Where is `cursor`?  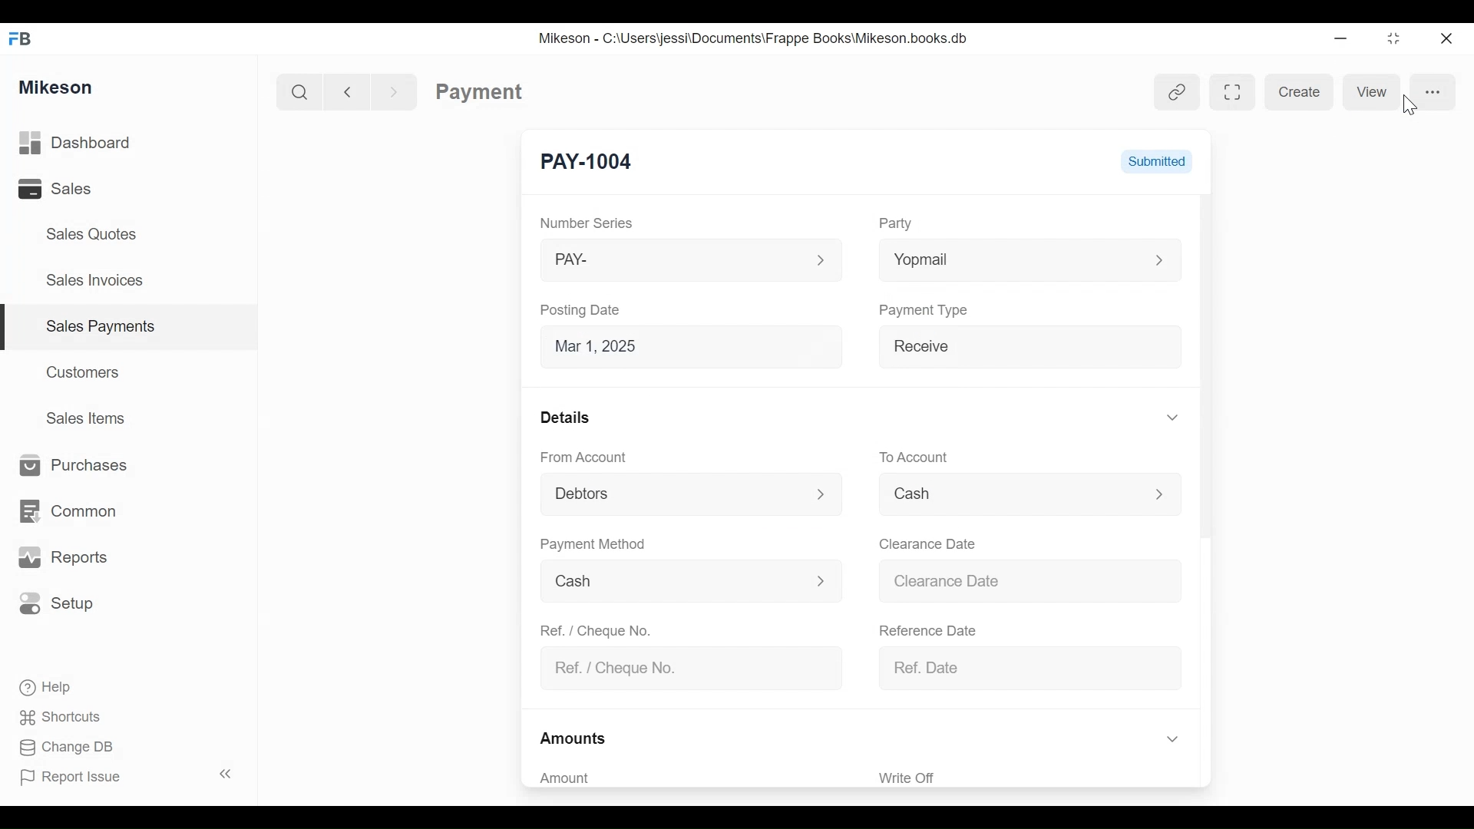
cursor is located at coordinates (1407, 111).